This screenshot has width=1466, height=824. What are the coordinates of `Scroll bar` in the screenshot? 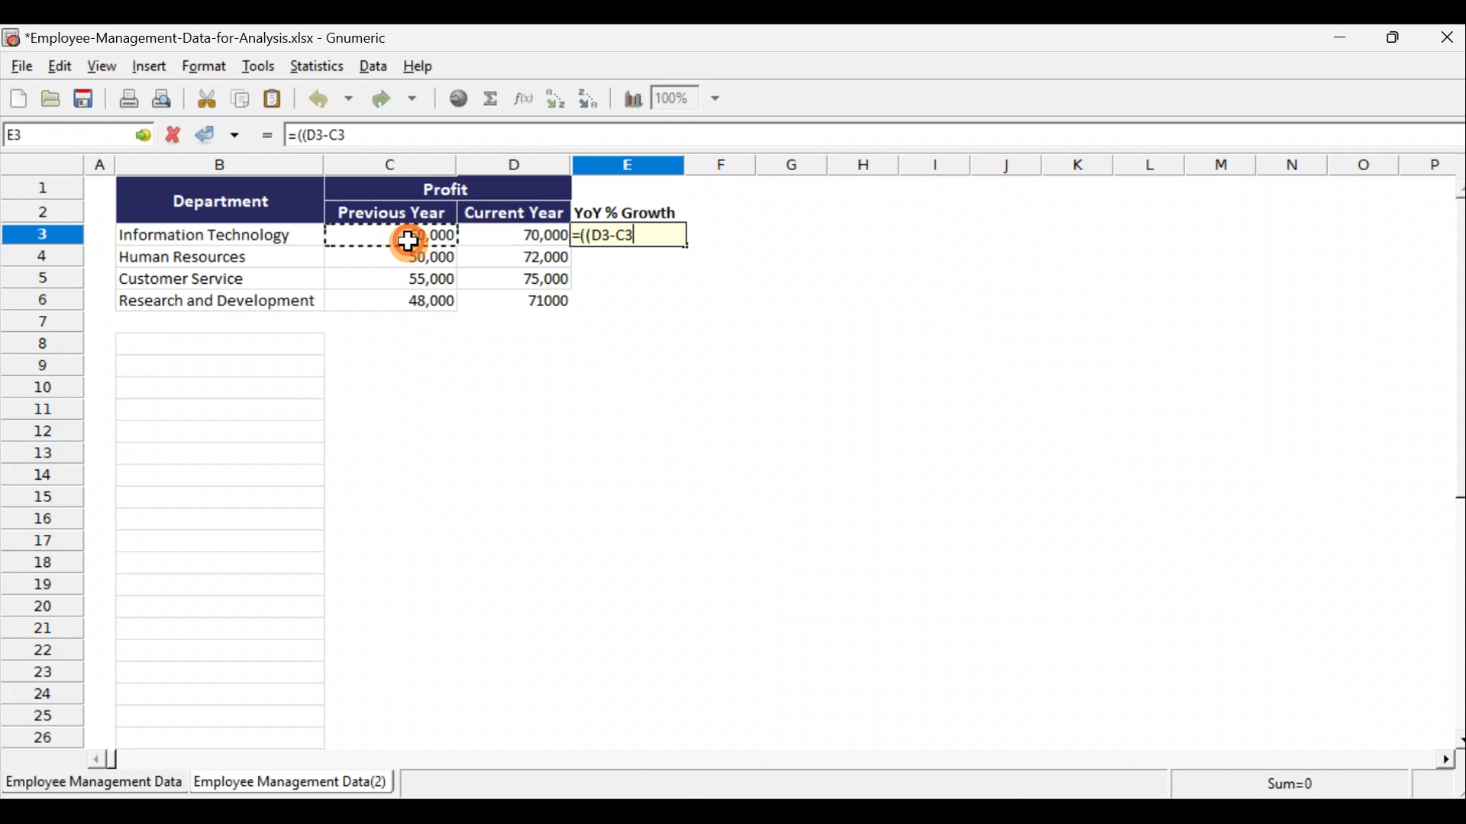 It's located at (771, 761).